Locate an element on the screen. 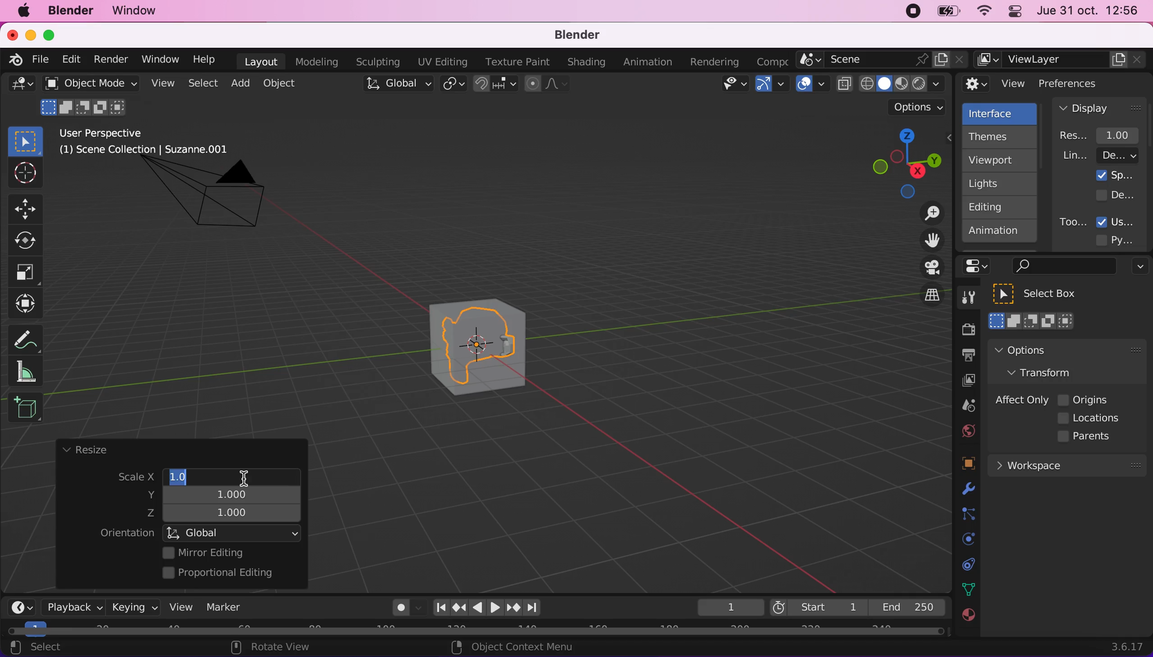 The width and height of the screenshot is (1153, 657). orientation is located at coordinates (127, 533).